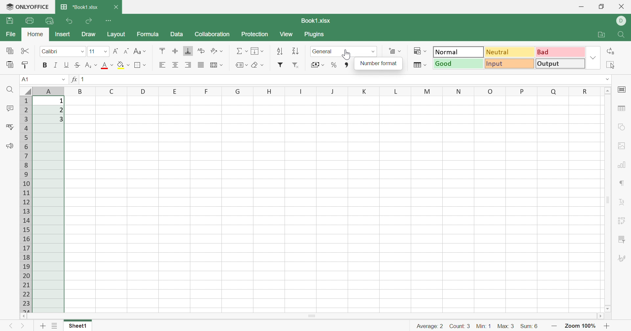  Describe the element at coordinates (10, 109) in the screenshot. I see `Comments` at that location.